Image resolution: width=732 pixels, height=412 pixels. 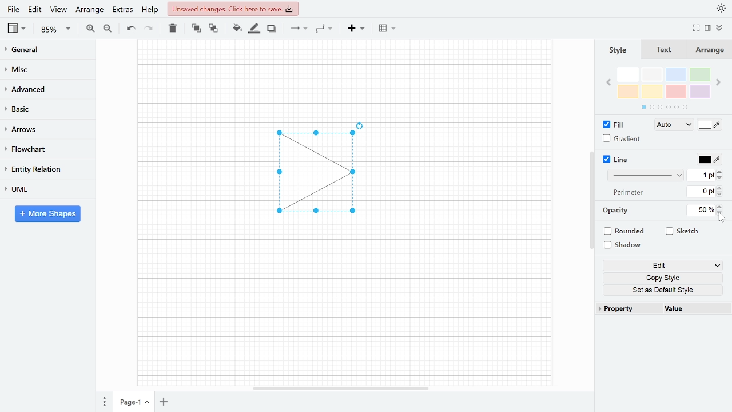 What do you see at coordinates (172, 28) in the screenshot?
I see `Delete` at bounding box center [172, 28].